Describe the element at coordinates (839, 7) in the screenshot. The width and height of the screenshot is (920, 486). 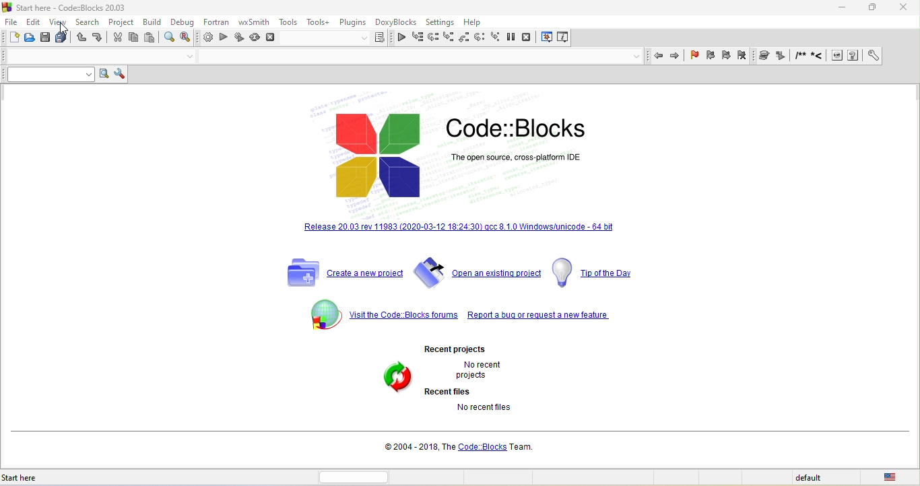
I see `minimize` at that location.